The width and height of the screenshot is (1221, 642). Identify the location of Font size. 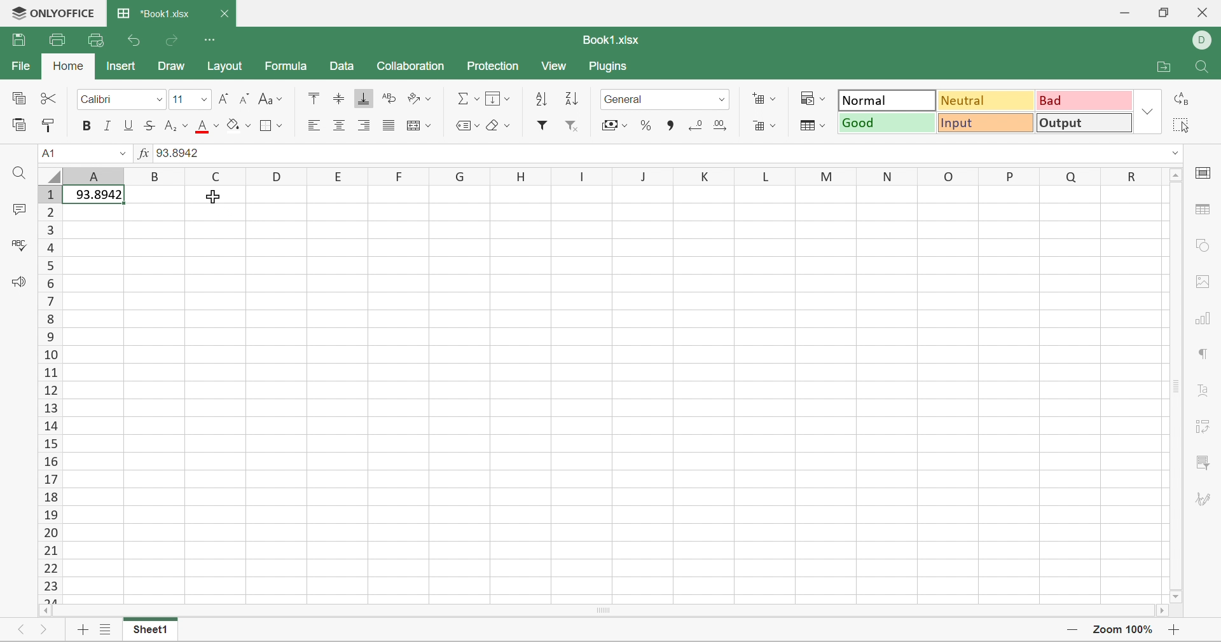
(179, 99).